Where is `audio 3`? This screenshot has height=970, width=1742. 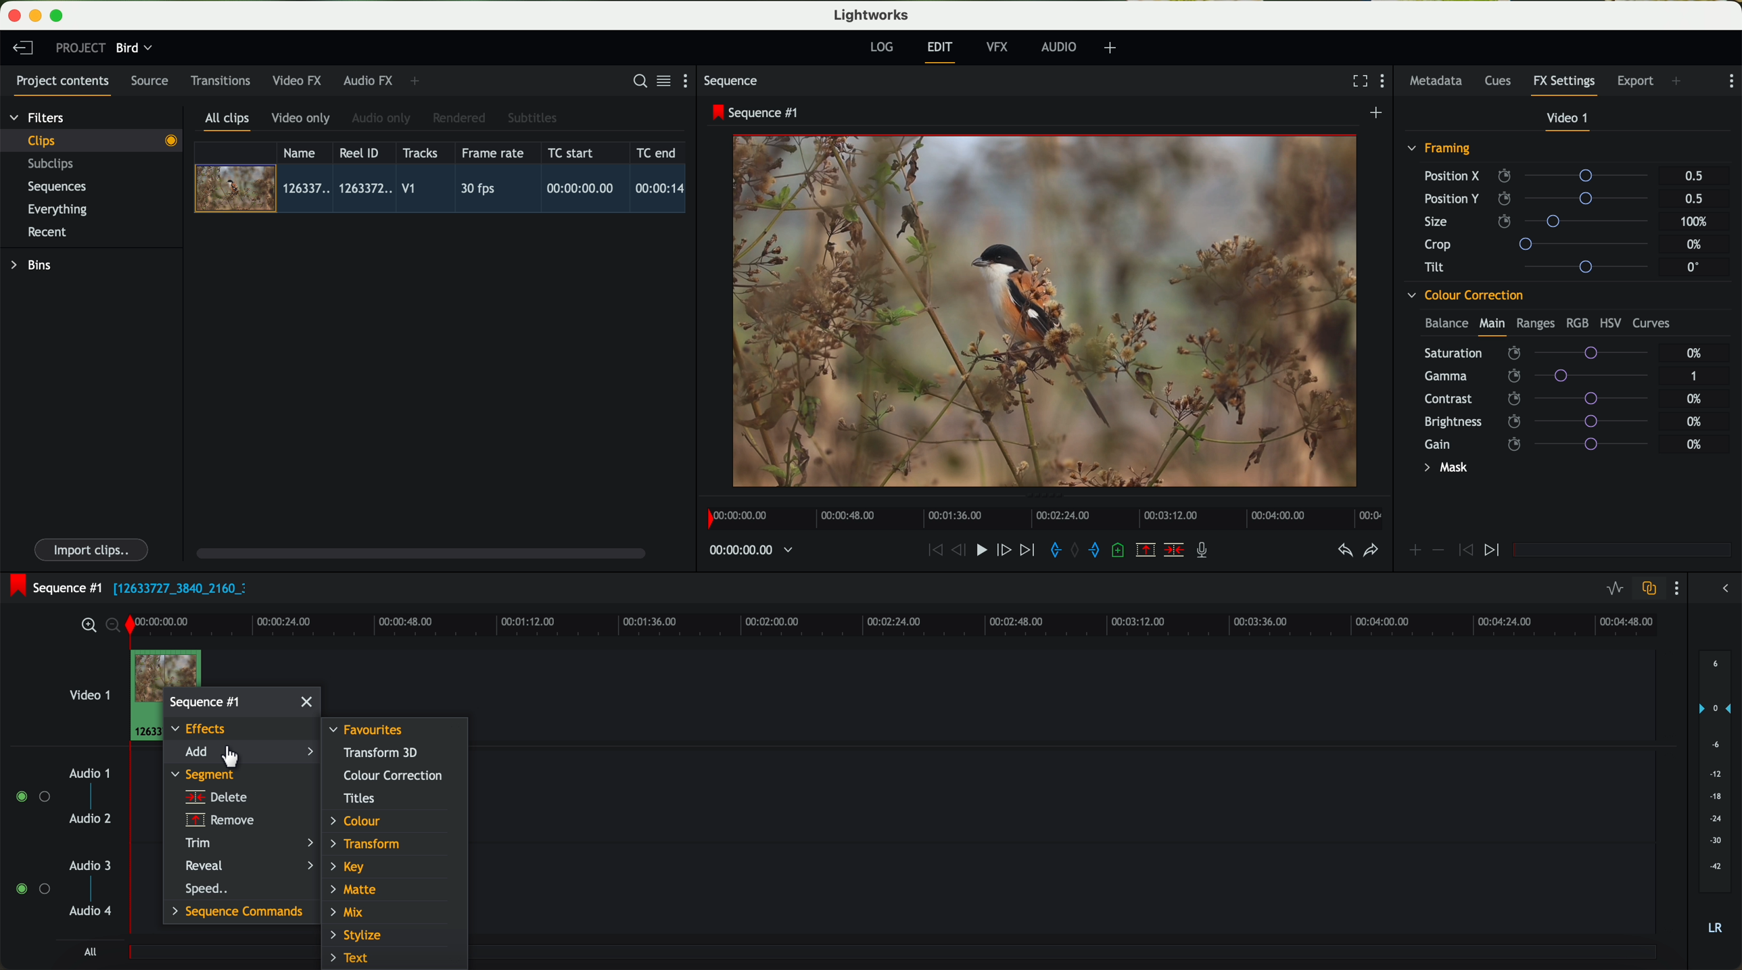
audio 3 is located at coordinates (84, 865).